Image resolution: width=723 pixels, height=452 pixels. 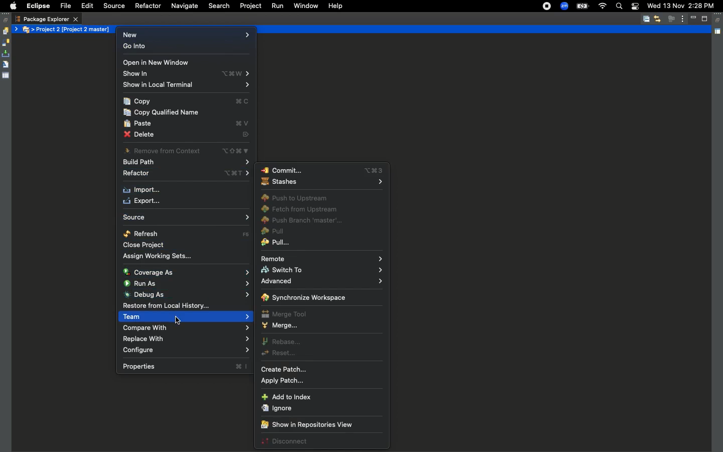 I want to click on Folder Icon, so click(x=28, y=30).